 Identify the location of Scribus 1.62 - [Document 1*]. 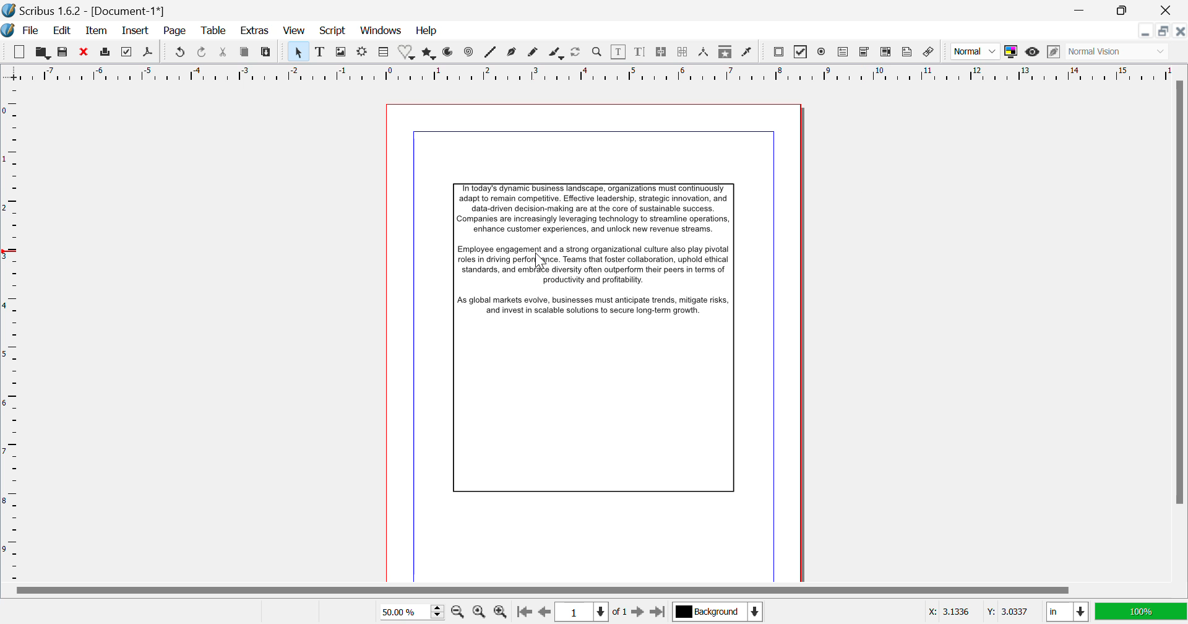
(87, 11).